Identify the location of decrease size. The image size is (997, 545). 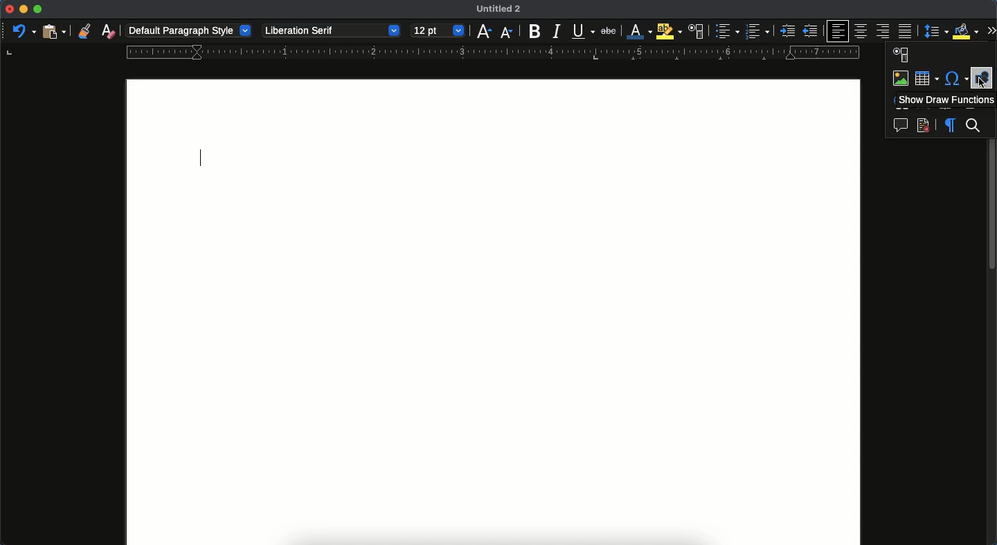
(507, 32).